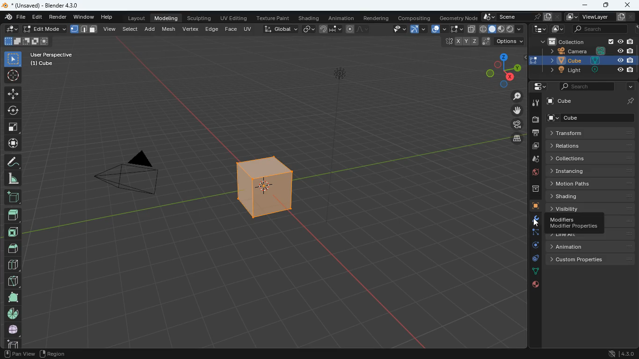  I want to click on face, so click(231, 29).